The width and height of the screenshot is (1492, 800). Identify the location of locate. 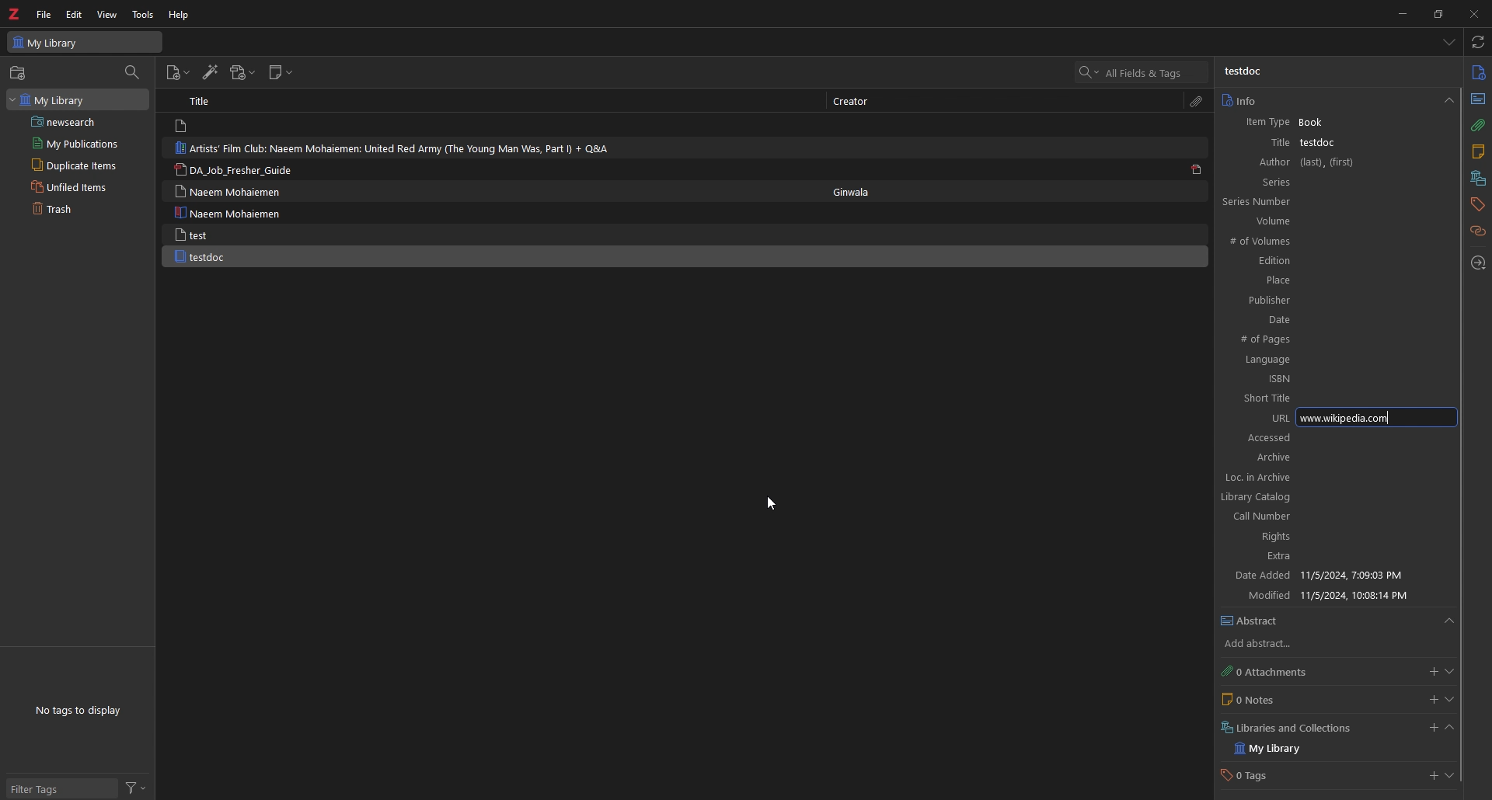
(1477, 263).